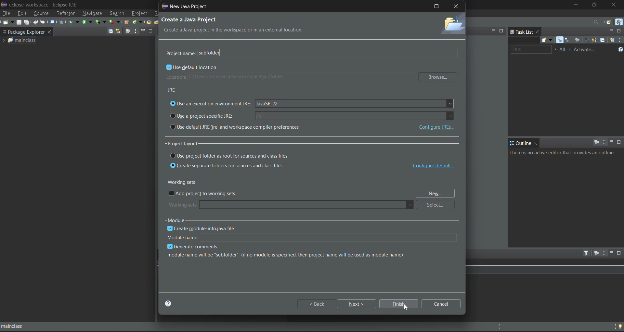 The width and height of the screenshot is (624, 332). I want to click on open task, so click(158, 21).